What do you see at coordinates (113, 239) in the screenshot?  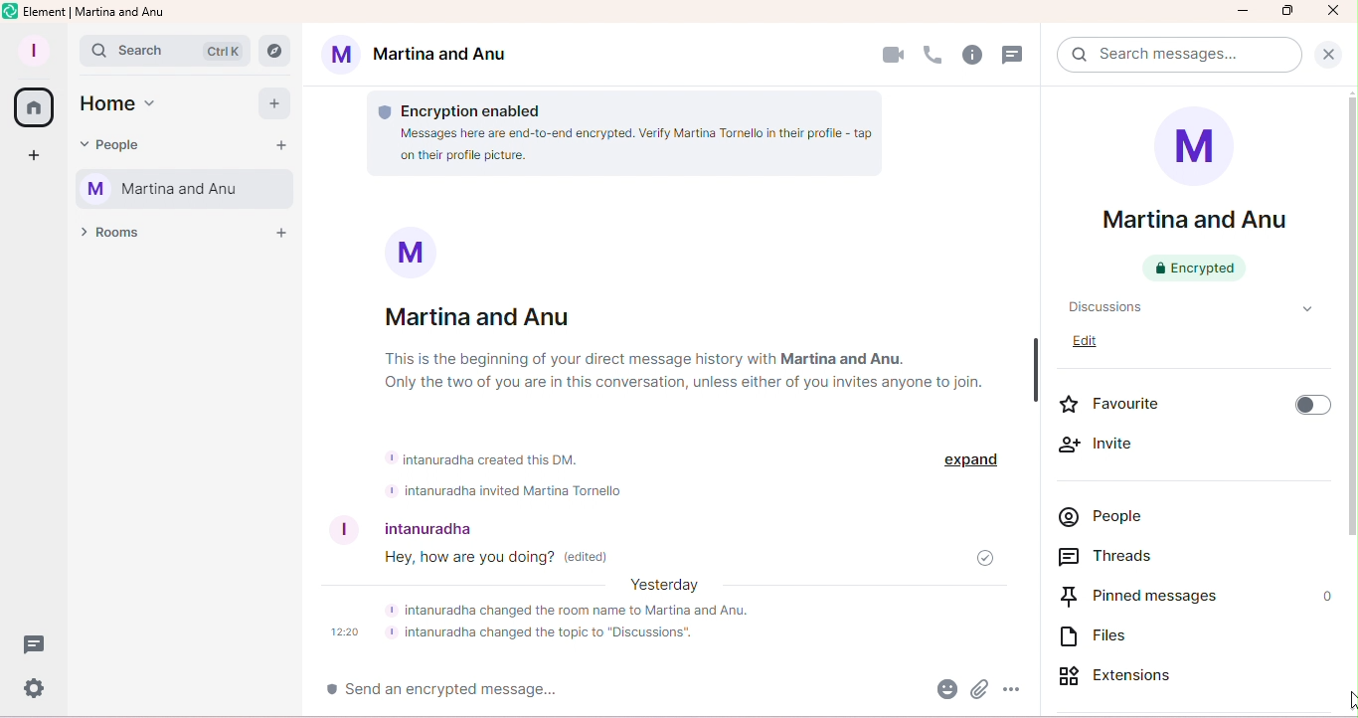 I see `Rooms` at bounding box center [113, 239].